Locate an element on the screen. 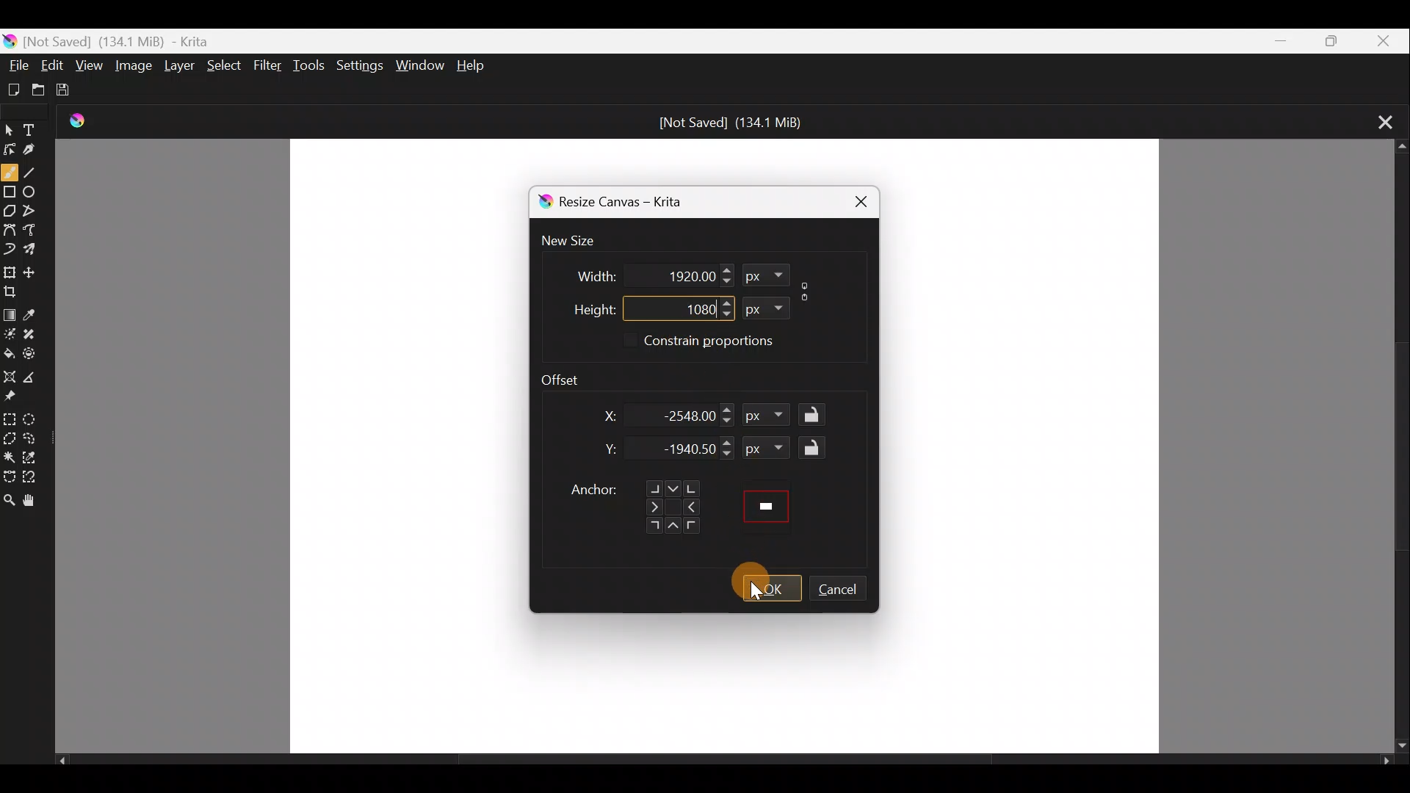 This screenshot has width=1410, height=793. Minimize is located at coordinates (1273, 41).